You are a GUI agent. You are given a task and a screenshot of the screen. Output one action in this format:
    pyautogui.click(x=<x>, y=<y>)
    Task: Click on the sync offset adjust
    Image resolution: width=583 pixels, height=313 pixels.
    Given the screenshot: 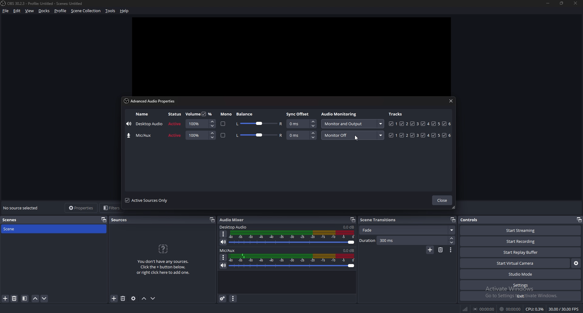 What is the action you would take?
    pyautogui.click(x=301, y=123)
    